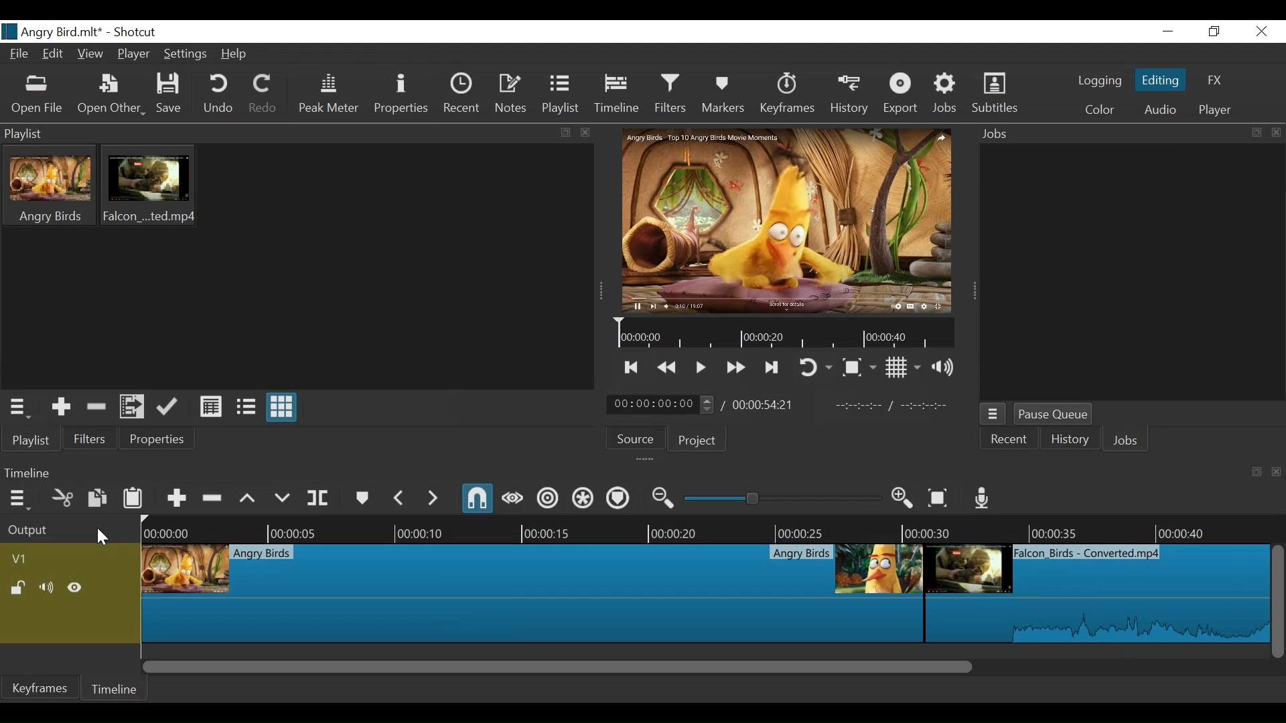 This screenshot has height=723, width=1286. Describe the element at coordinates (938, 499) in the screenshot. I see `Zoom timeline to fit` at that location.